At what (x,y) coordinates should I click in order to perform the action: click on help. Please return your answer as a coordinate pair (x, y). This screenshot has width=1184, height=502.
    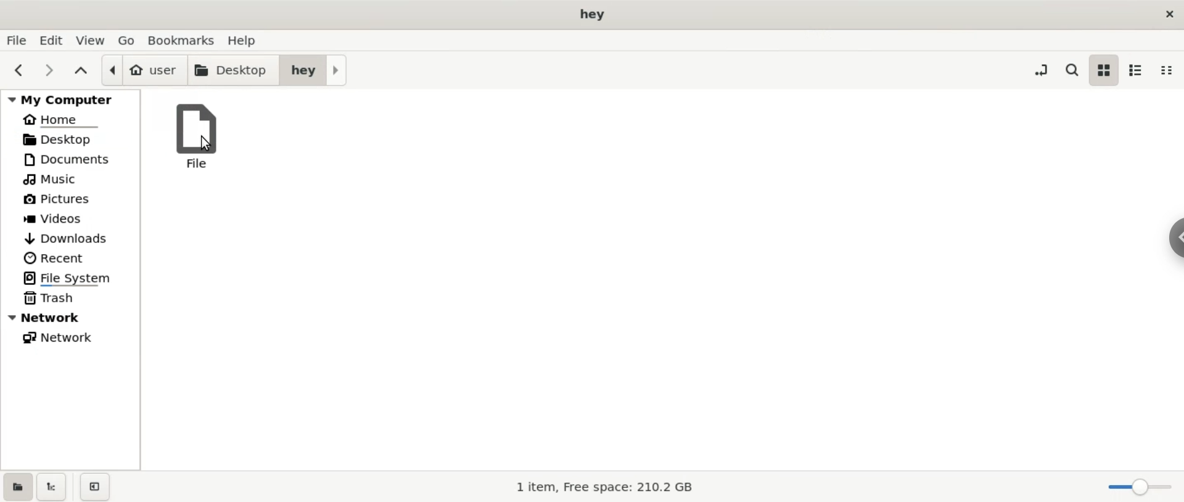
    Looking at the image, I should click on (255, 41).